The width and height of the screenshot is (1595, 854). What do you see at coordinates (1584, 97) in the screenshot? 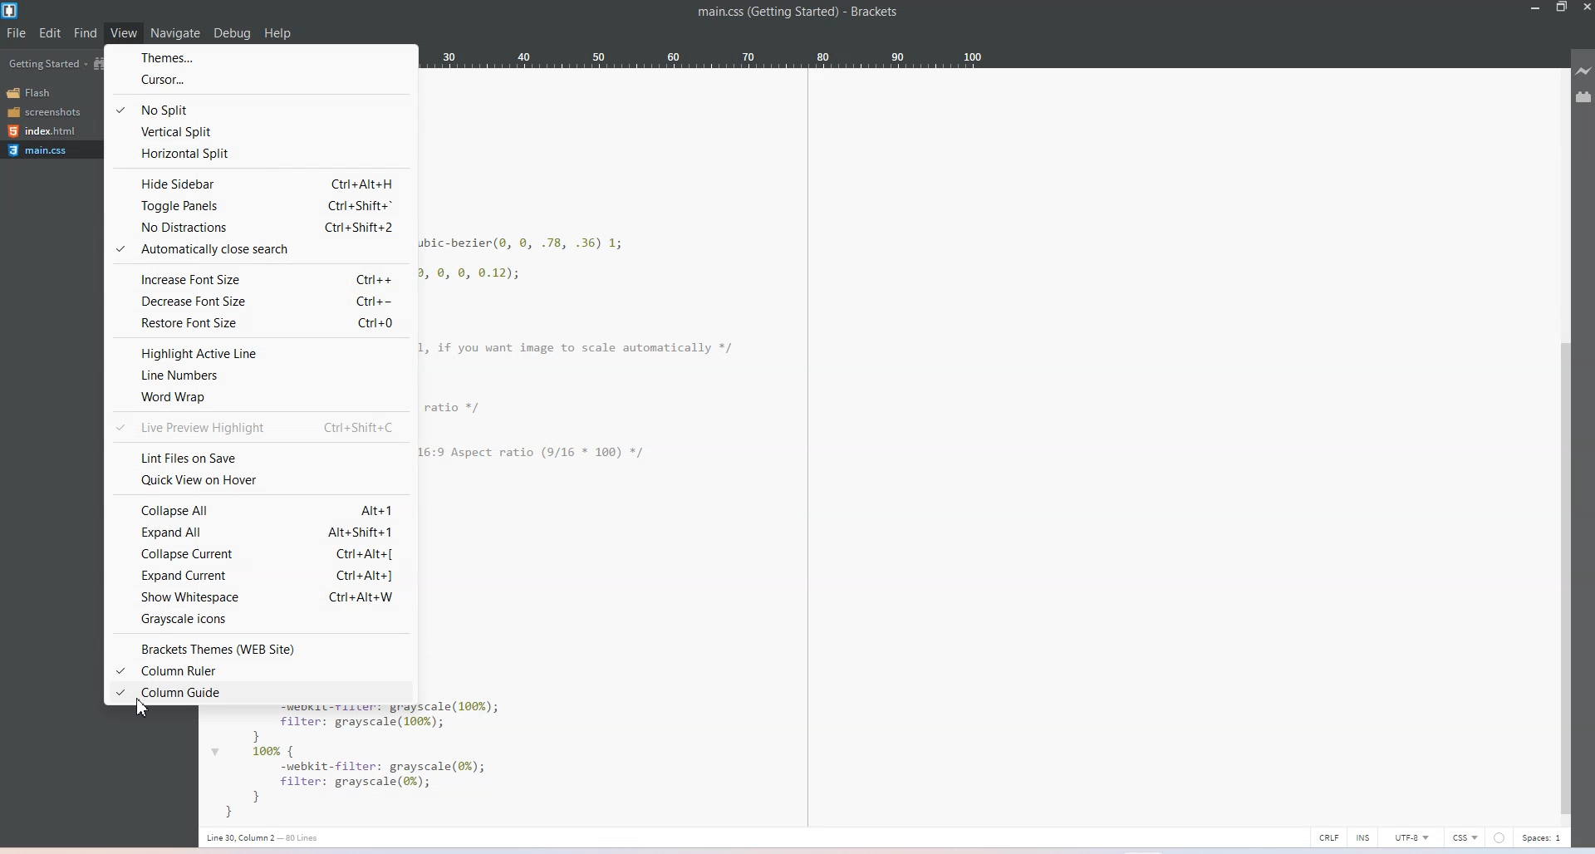
I see `Extension Manager` at bounding box center [1584, 97].